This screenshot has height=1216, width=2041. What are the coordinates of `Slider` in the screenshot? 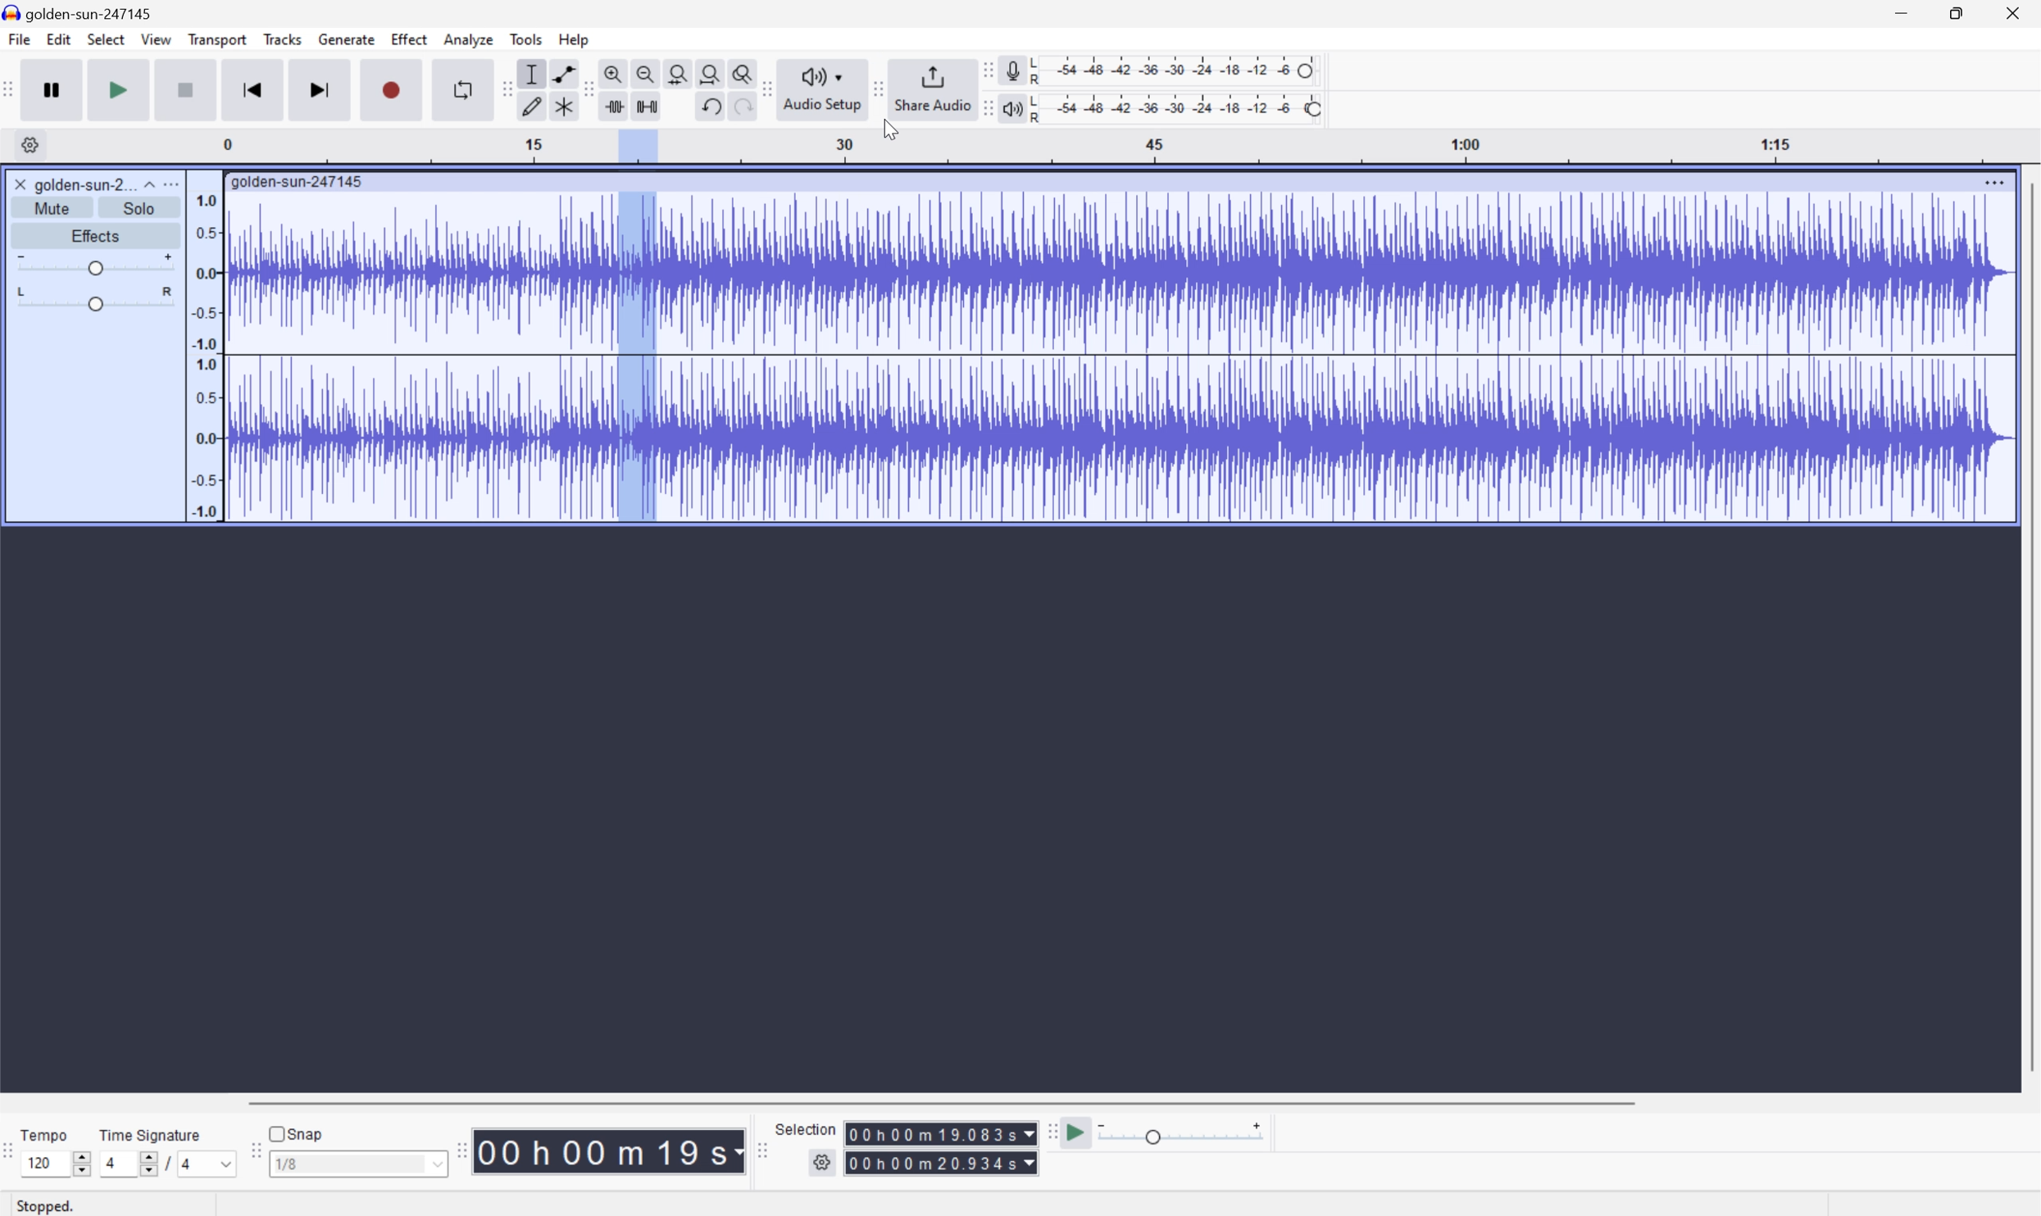 It's located at (93, 301).